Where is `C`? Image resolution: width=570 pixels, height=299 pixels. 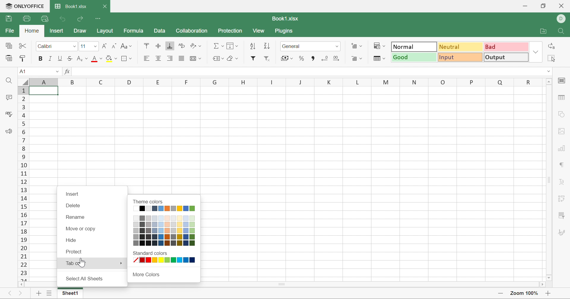
C is located at coordinates (102, 82).